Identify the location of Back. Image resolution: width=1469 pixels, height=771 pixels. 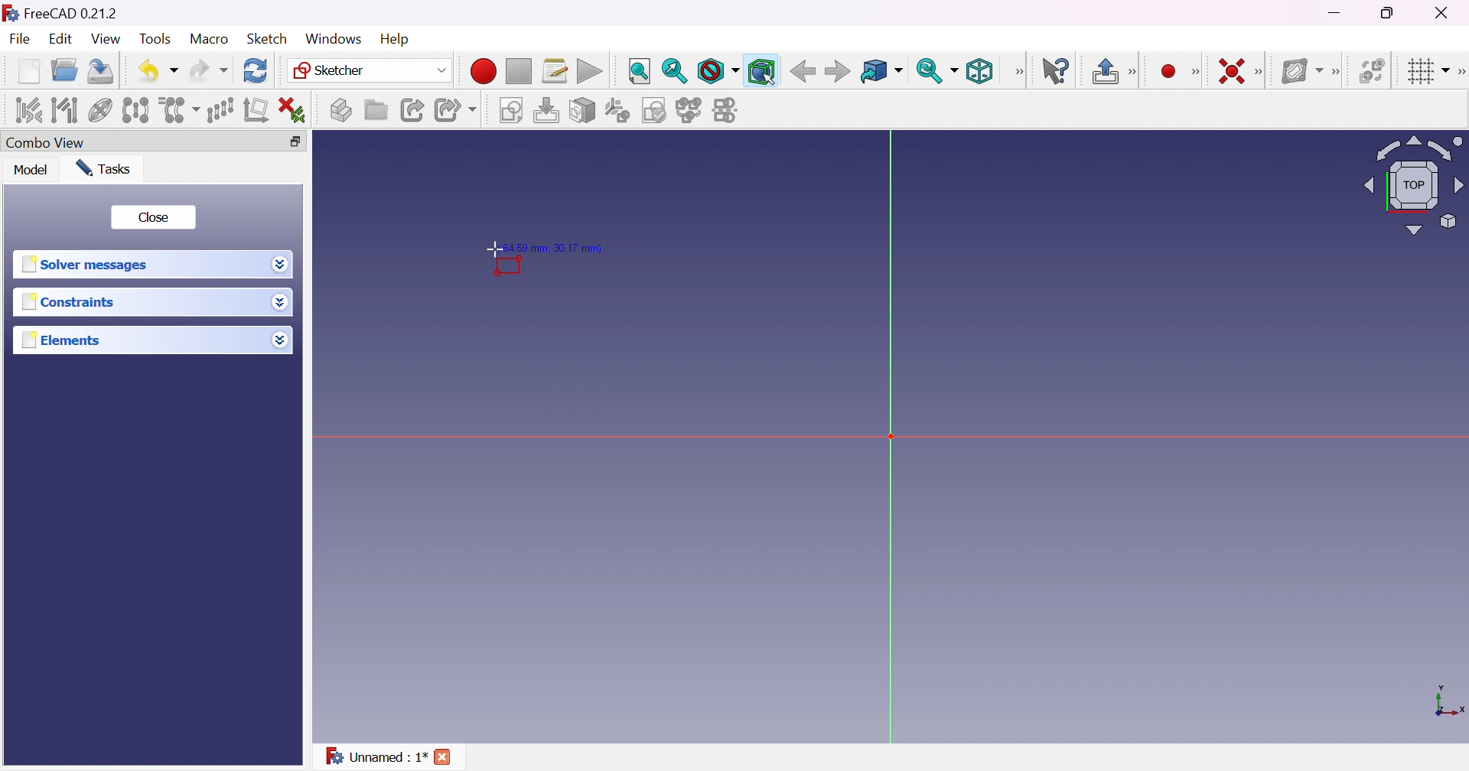
(803, 72).